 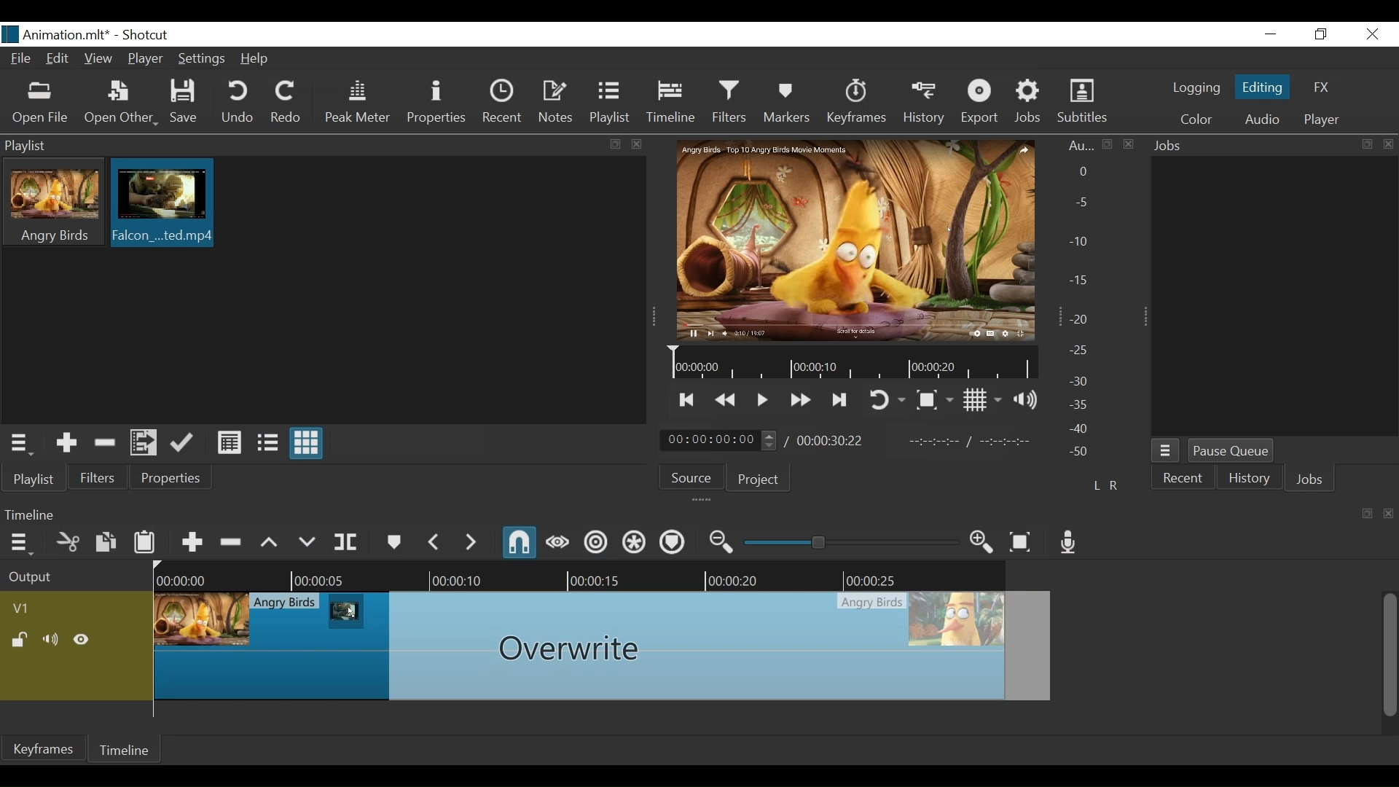 What do you see at coordinates (470, 541) in the screenshot?
I see `Next Marker` at bounding box center [470, 541].